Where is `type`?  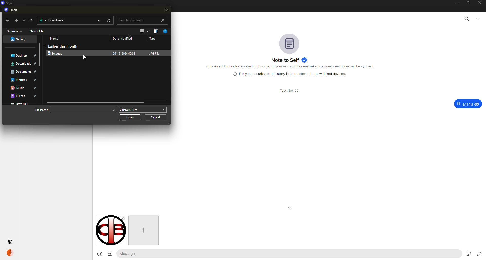 type is located at coordinates (153, 39).